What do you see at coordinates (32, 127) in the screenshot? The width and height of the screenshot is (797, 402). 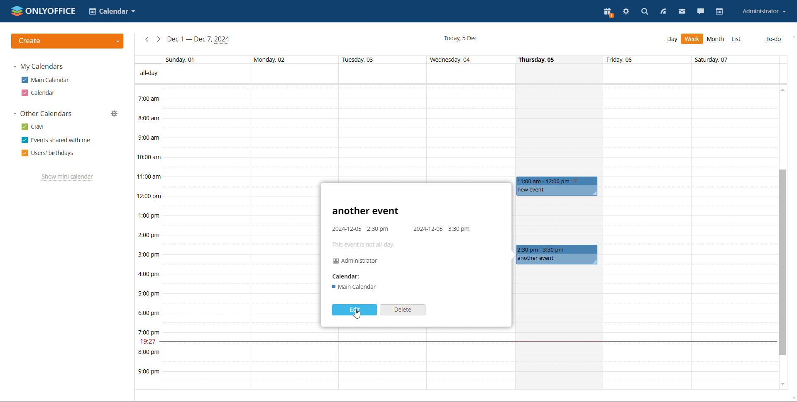 I see `crm` at bounding box center [32, 127].